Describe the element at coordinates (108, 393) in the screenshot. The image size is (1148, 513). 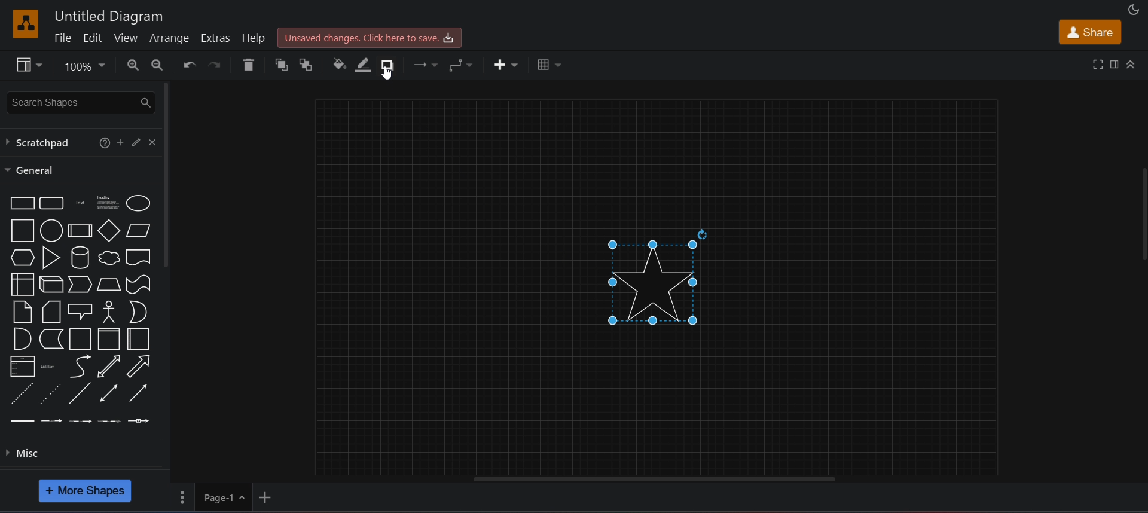
I see `bidirectional connector` at that location.